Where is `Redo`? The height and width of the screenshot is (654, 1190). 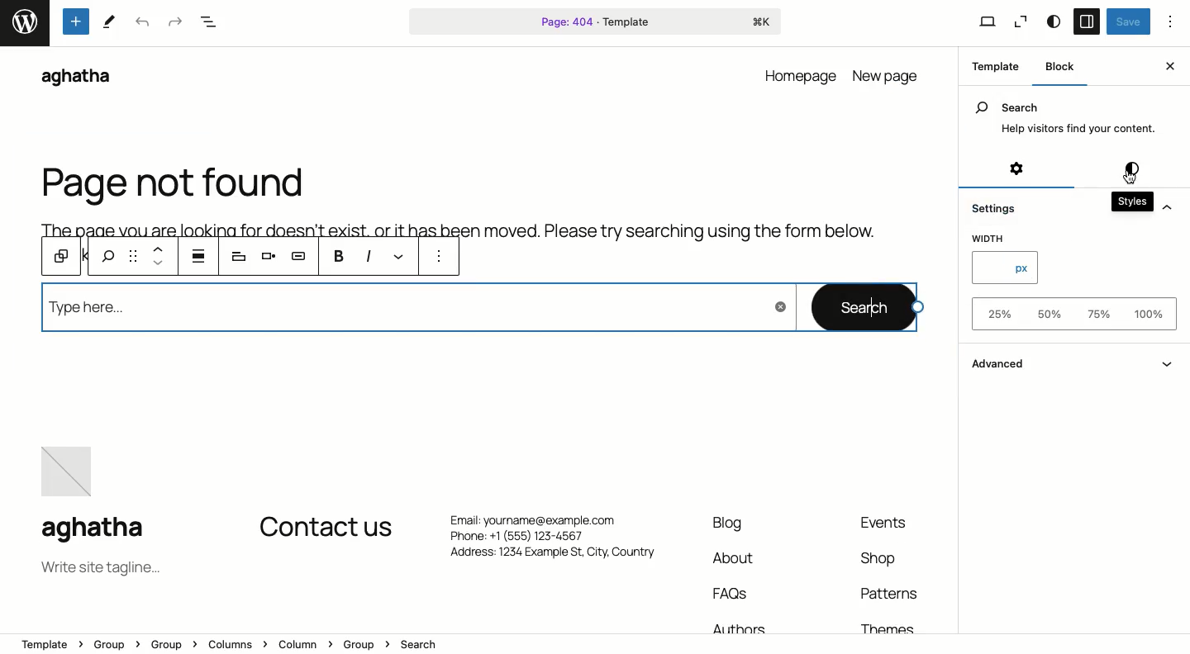 Redo is located at coordinates (173, 22).